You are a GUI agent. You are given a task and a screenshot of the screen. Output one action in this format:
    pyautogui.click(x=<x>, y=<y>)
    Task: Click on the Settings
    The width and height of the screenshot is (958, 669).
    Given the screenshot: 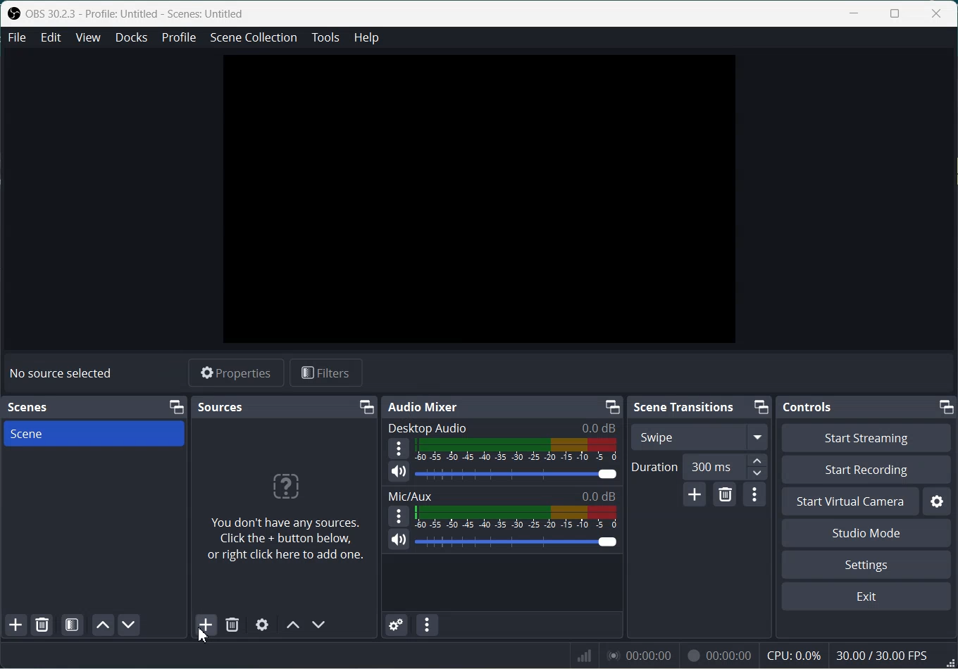 What is the action you would take?
    pyautogui.click(x=937, y=501)
    